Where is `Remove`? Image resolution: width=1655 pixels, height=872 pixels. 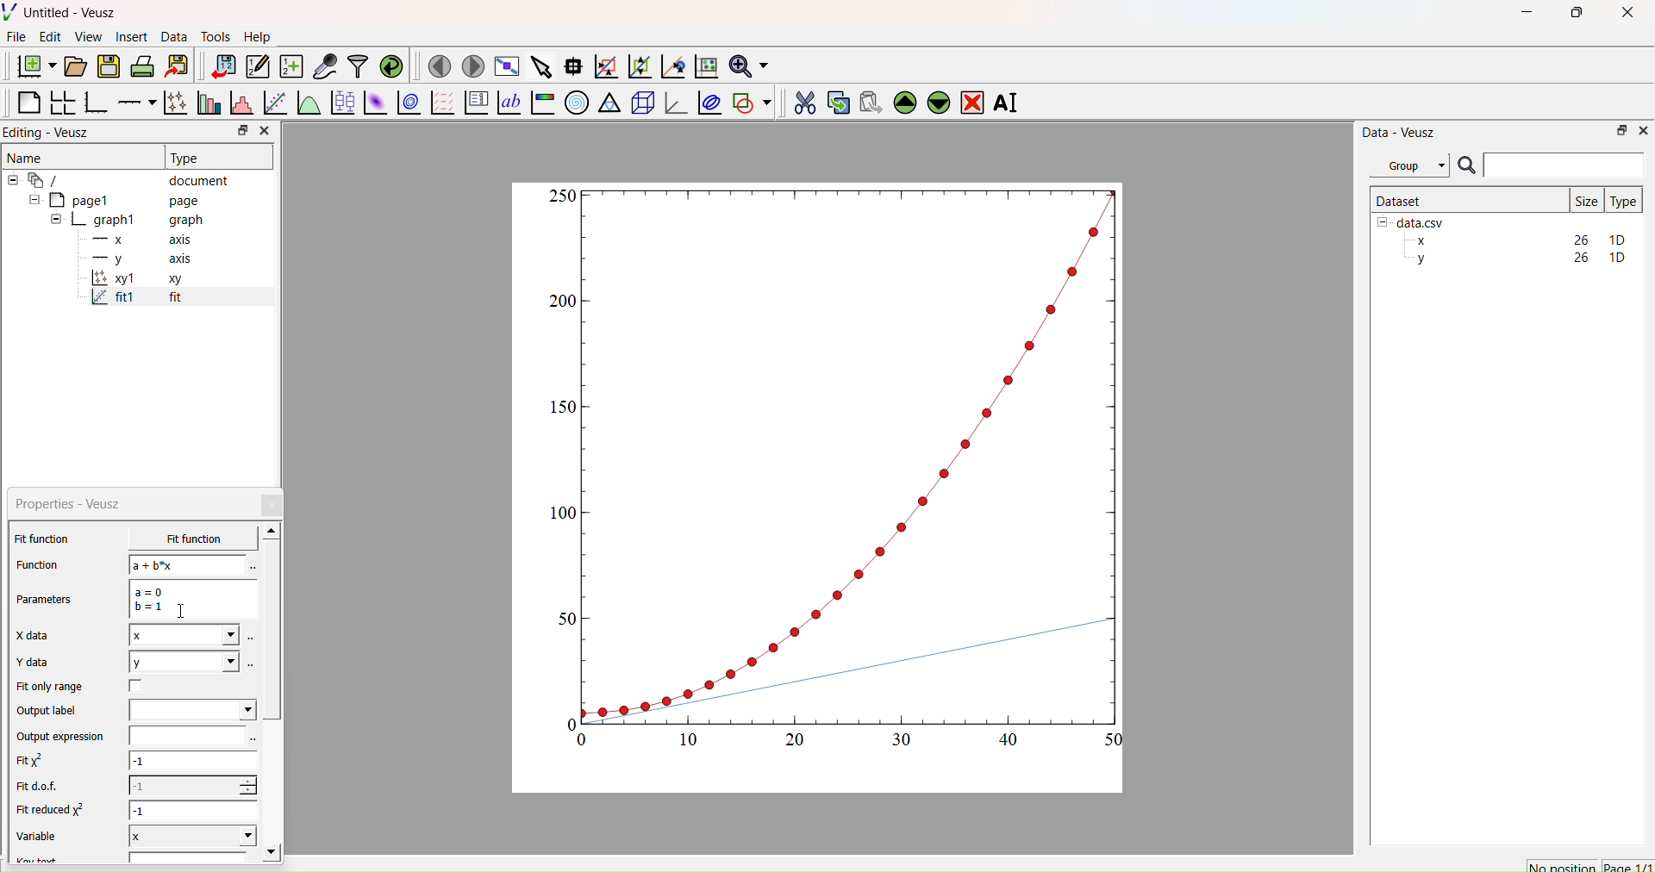 Remove is located at coordinates (971, 101).